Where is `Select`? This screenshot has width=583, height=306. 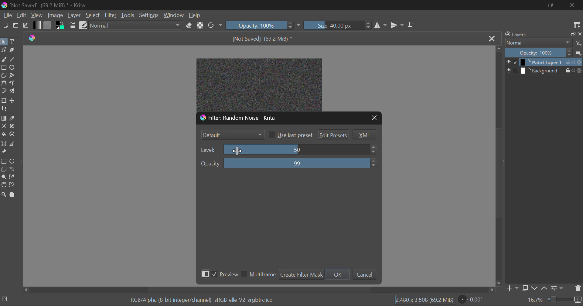 Select is located at coordinates (4, 42).